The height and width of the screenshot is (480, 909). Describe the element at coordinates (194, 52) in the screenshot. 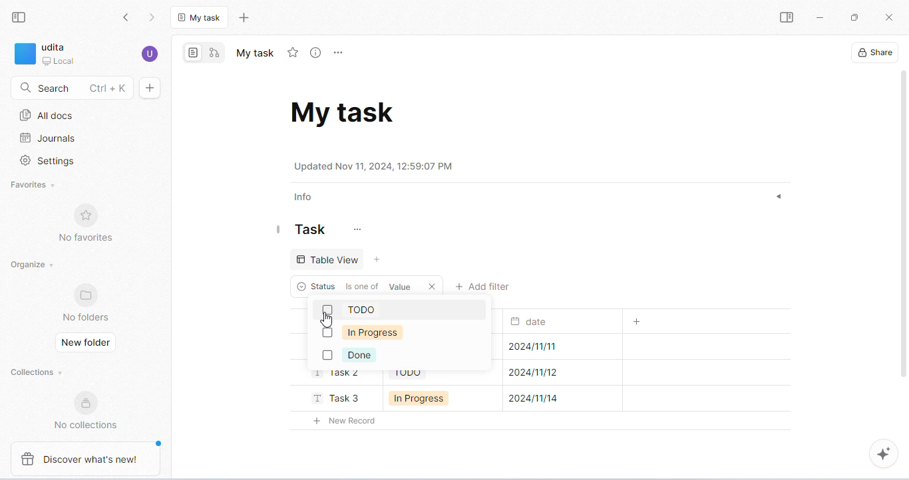

I see `page mode` at that location.